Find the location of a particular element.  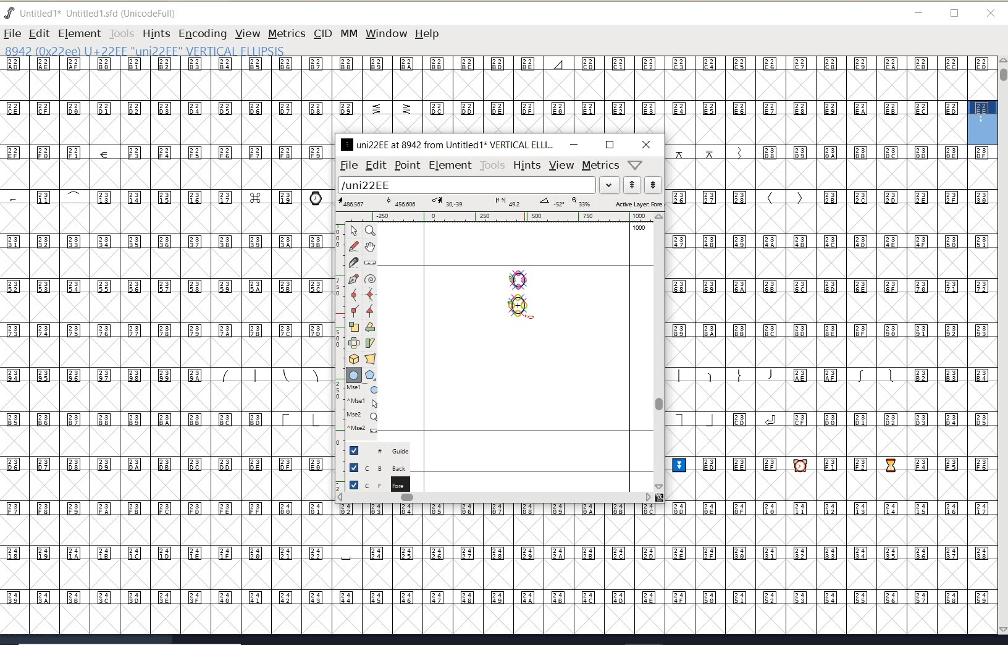

ellipse tool is located at coordinates (532, 318).